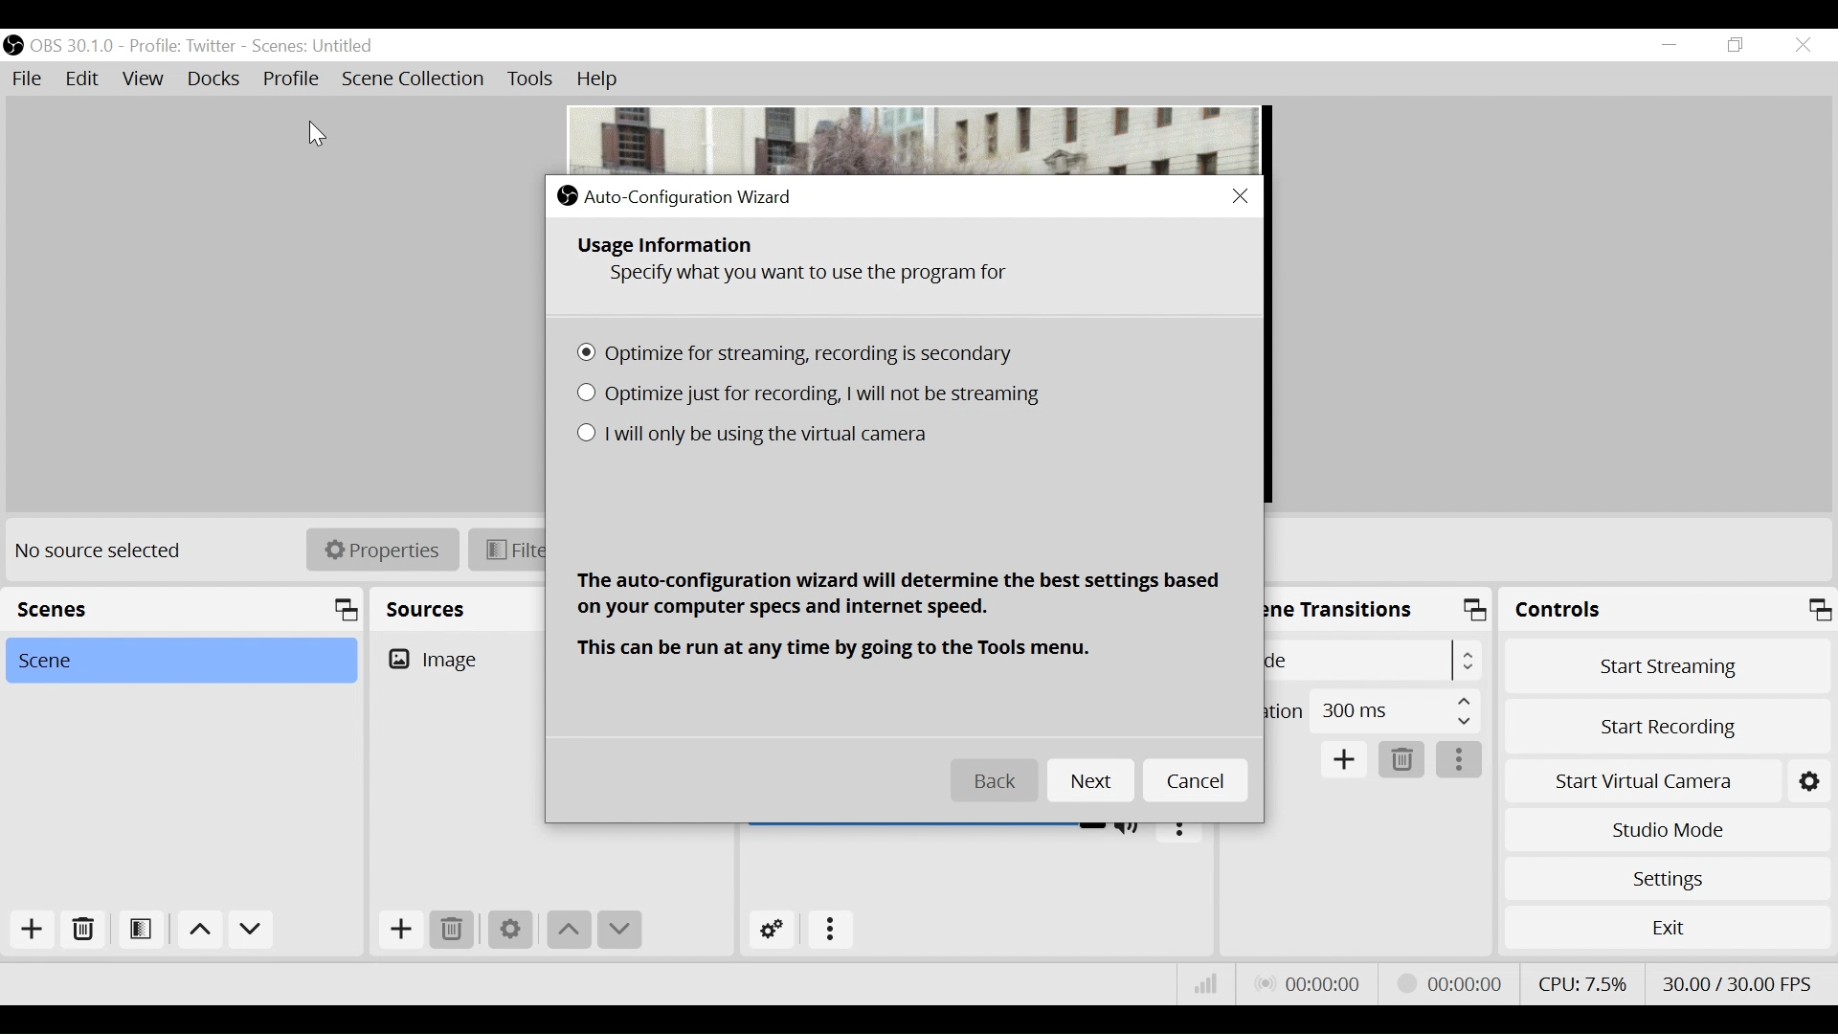  I want to click on Image, so click(460, 658).